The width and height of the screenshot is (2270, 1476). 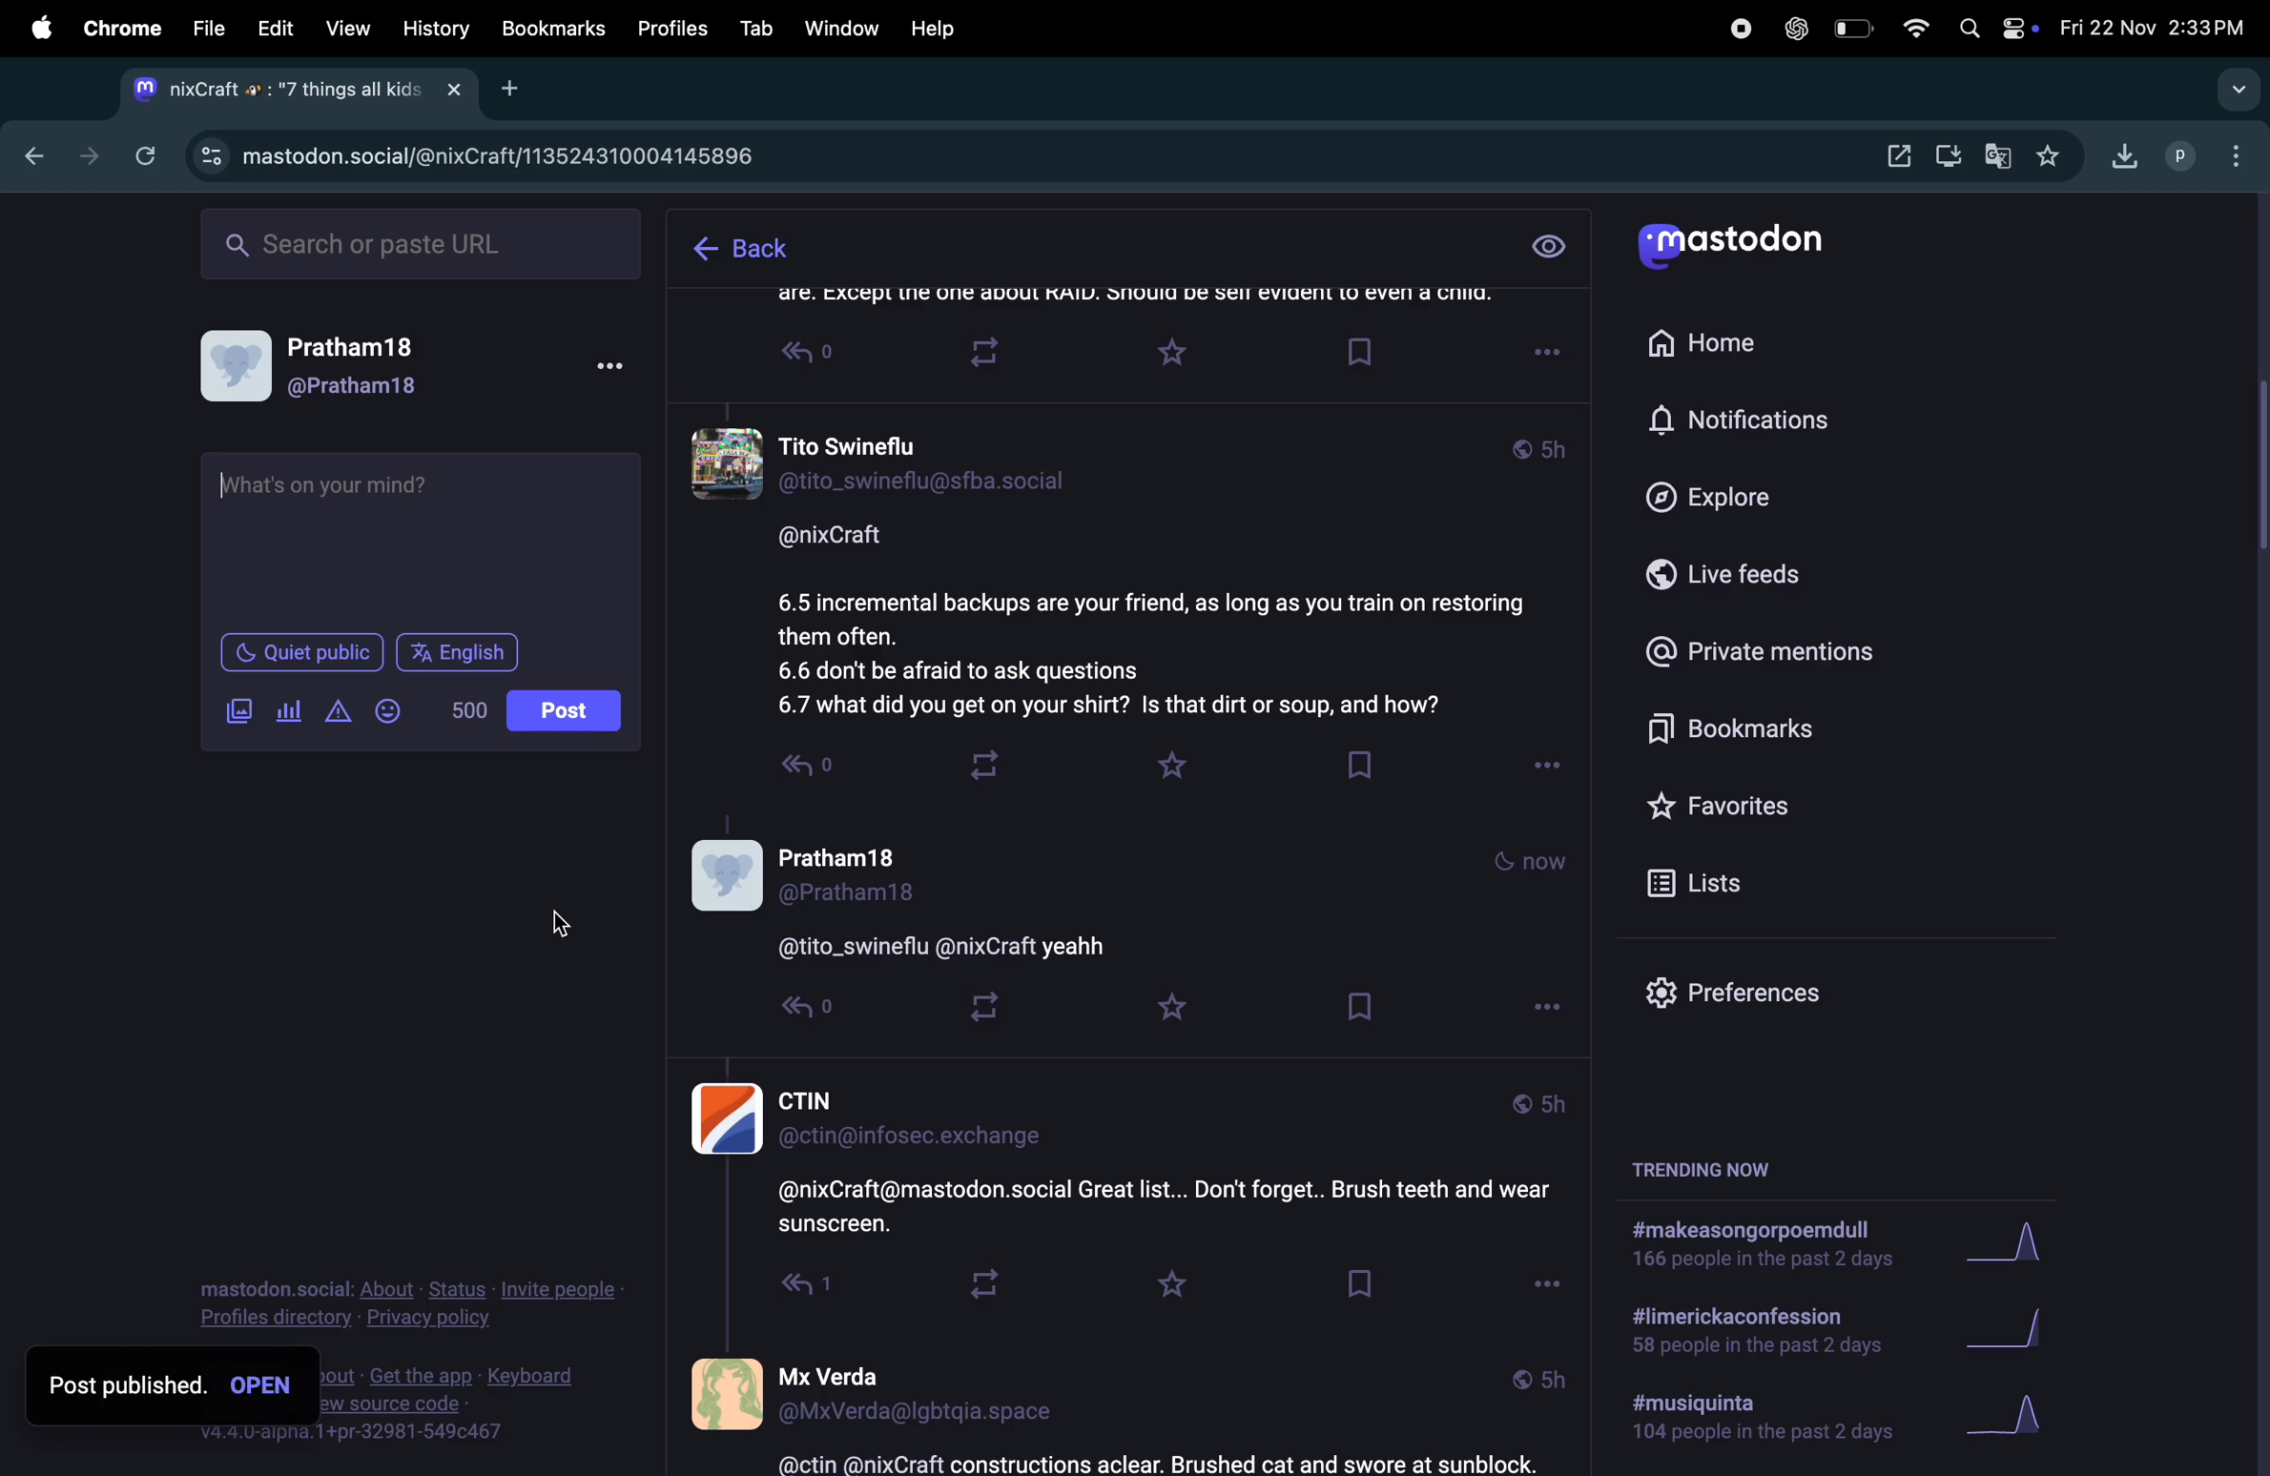 What do you see at coordinates (1913, 31) in the screenshot?
I see `wifi` at bounding box center [1913, 31].